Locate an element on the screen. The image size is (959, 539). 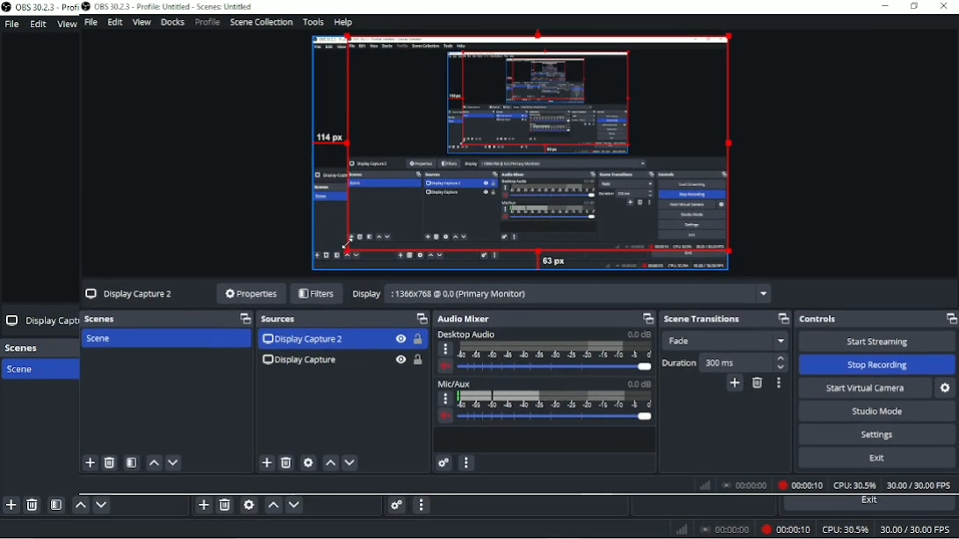
Sources is located at coordinates (288, 319).